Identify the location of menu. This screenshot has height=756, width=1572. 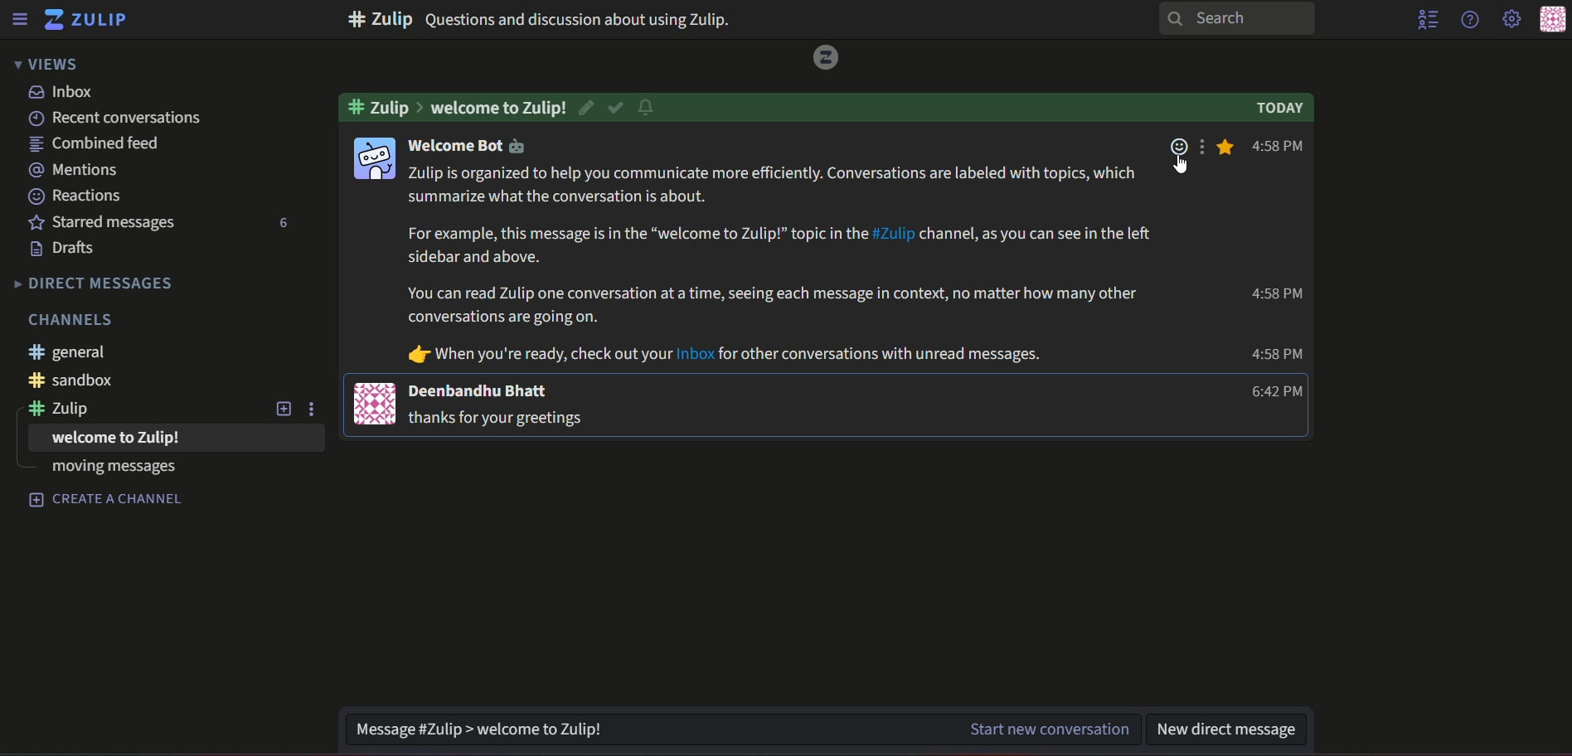
(23, 19).